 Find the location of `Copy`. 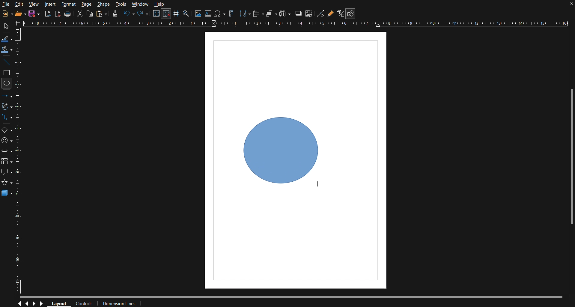

Copy is located at coordinates (90, 13).